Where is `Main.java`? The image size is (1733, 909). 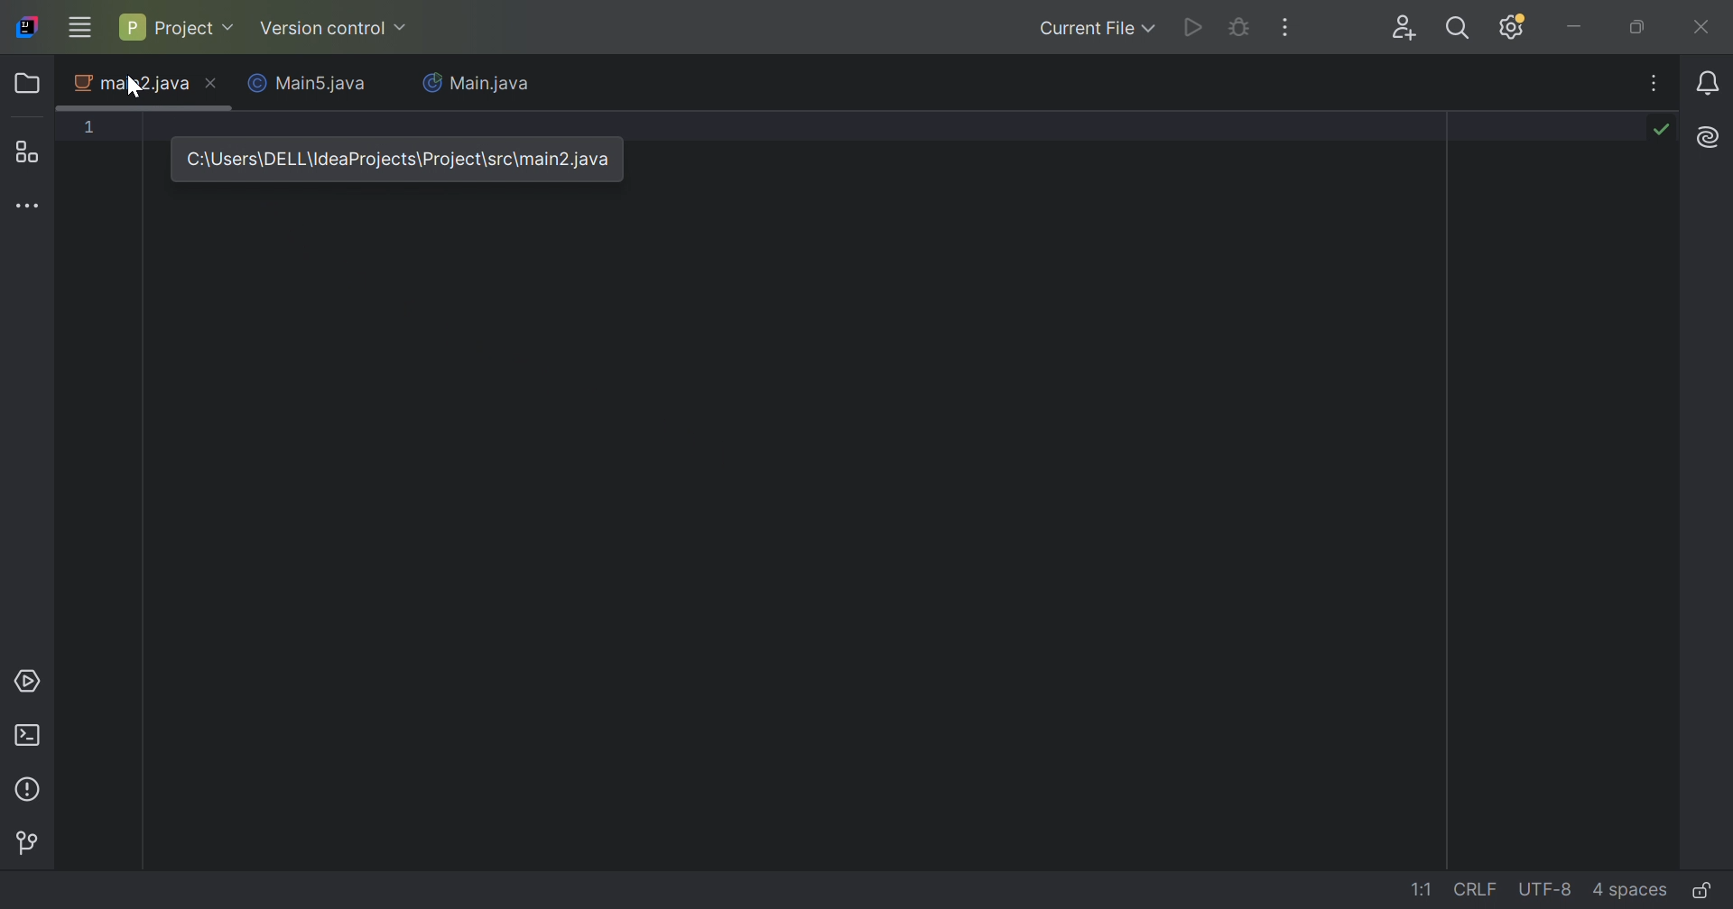
Main.java is located at coordinates (477, 85).